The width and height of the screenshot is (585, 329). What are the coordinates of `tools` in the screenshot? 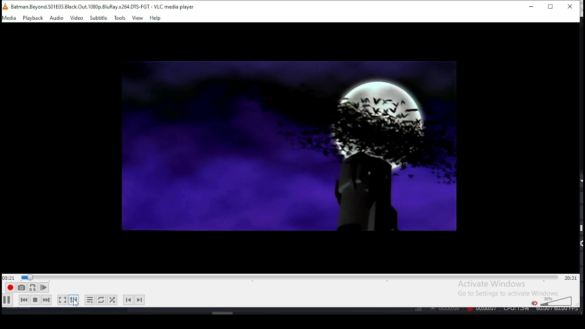 It's located at (120, 18).